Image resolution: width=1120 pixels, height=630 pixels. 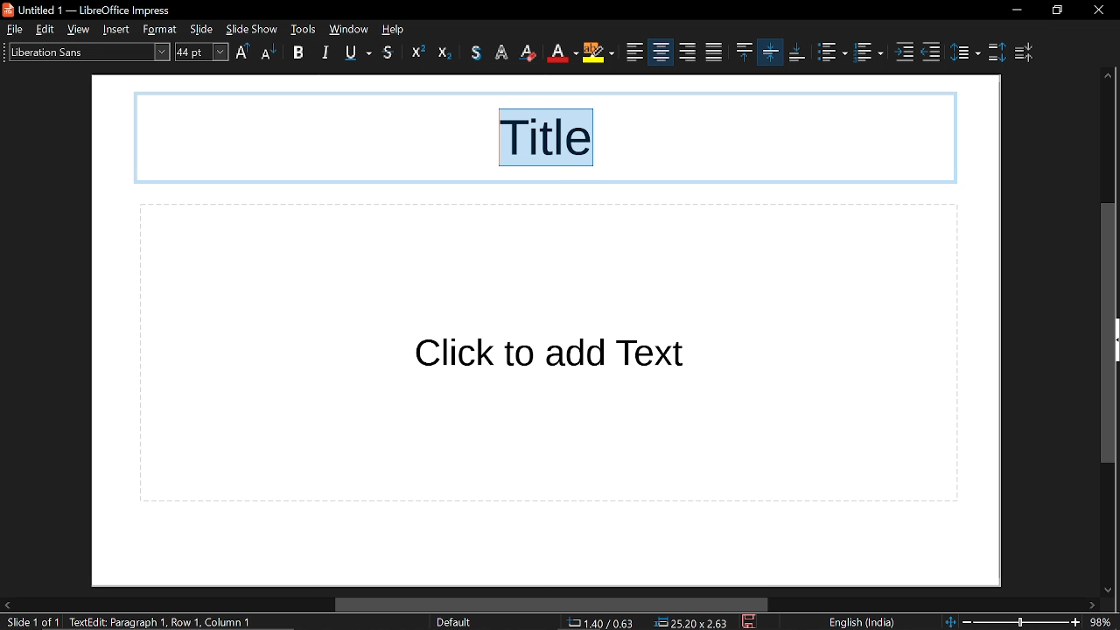 What do you see at coordinates (948, 620) in the screenshot?
I see `fit to page` at bounding box center [948, 620].